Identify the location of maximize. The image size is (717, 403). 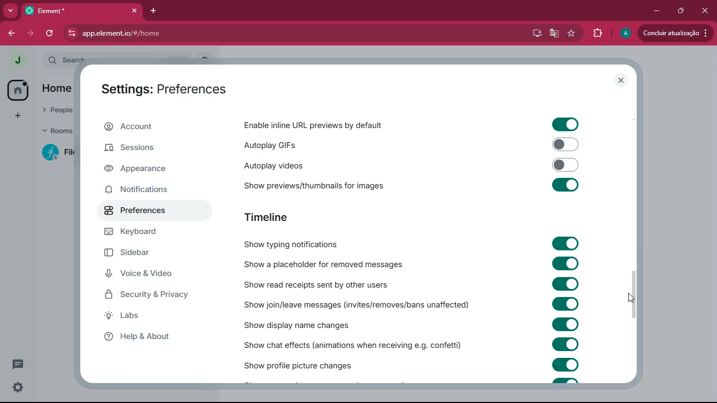
(679, 11).